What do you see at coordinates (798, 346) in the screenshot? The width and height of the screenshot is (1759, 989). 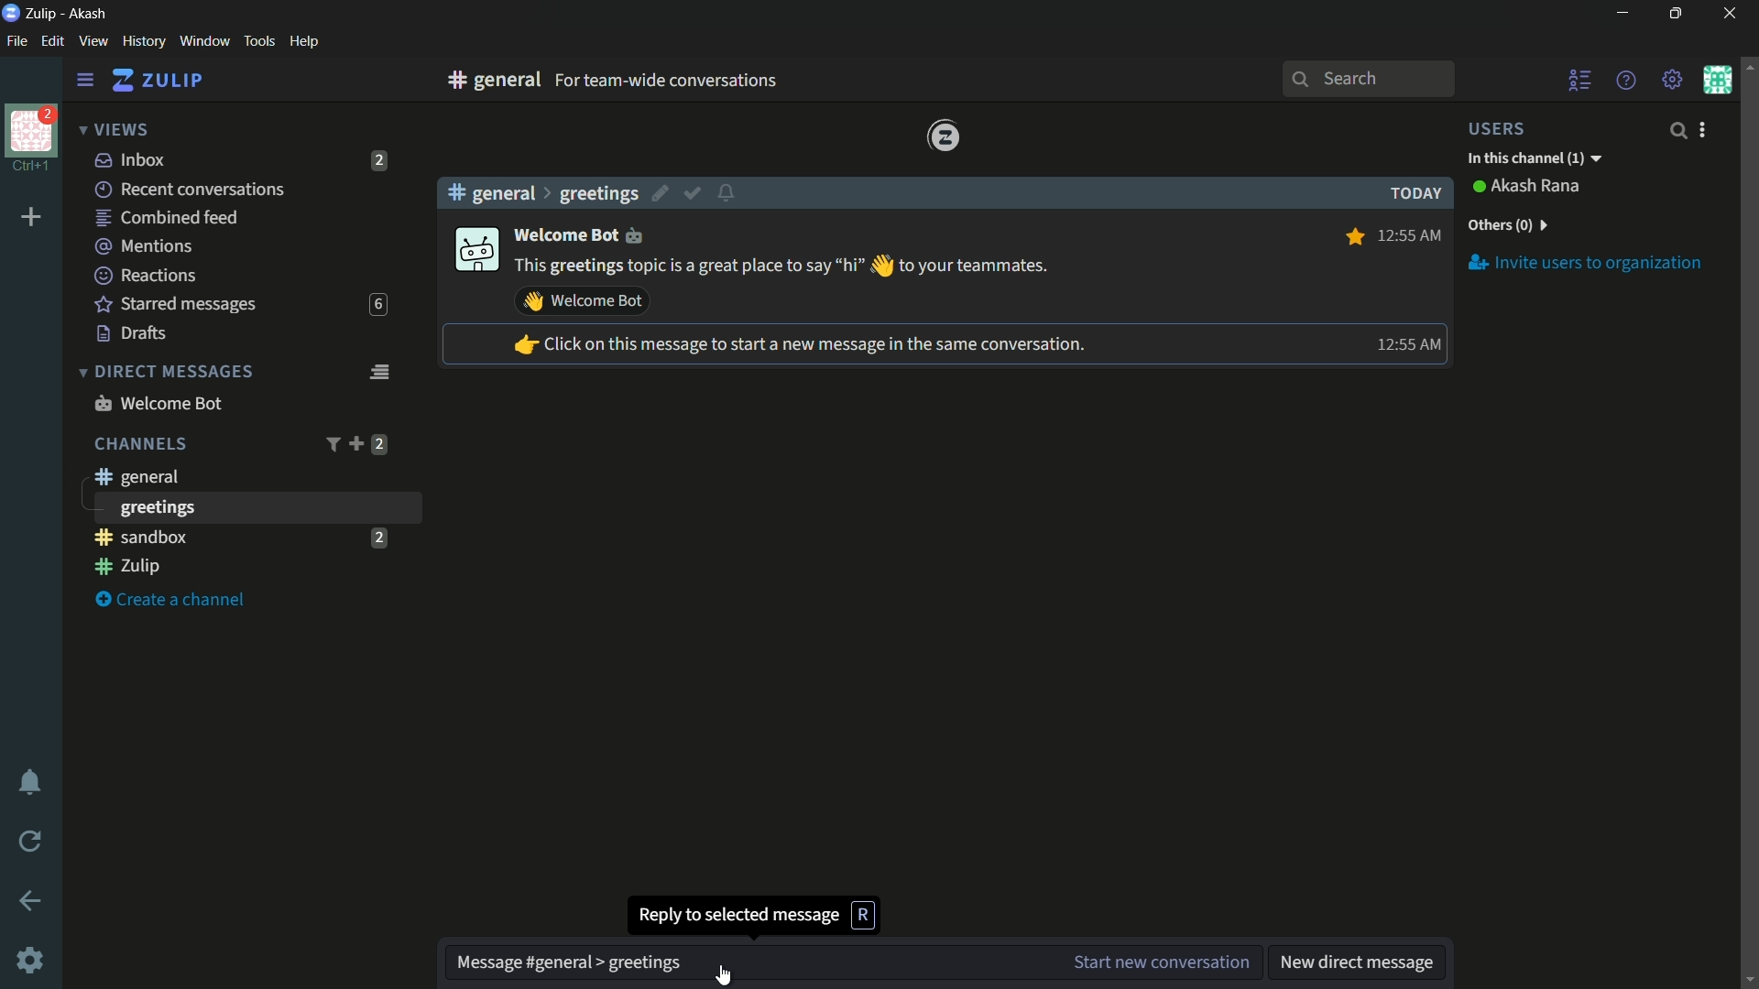 I see `Click on this message to start a new message in the same conversation` at bounding box center [798, 346].